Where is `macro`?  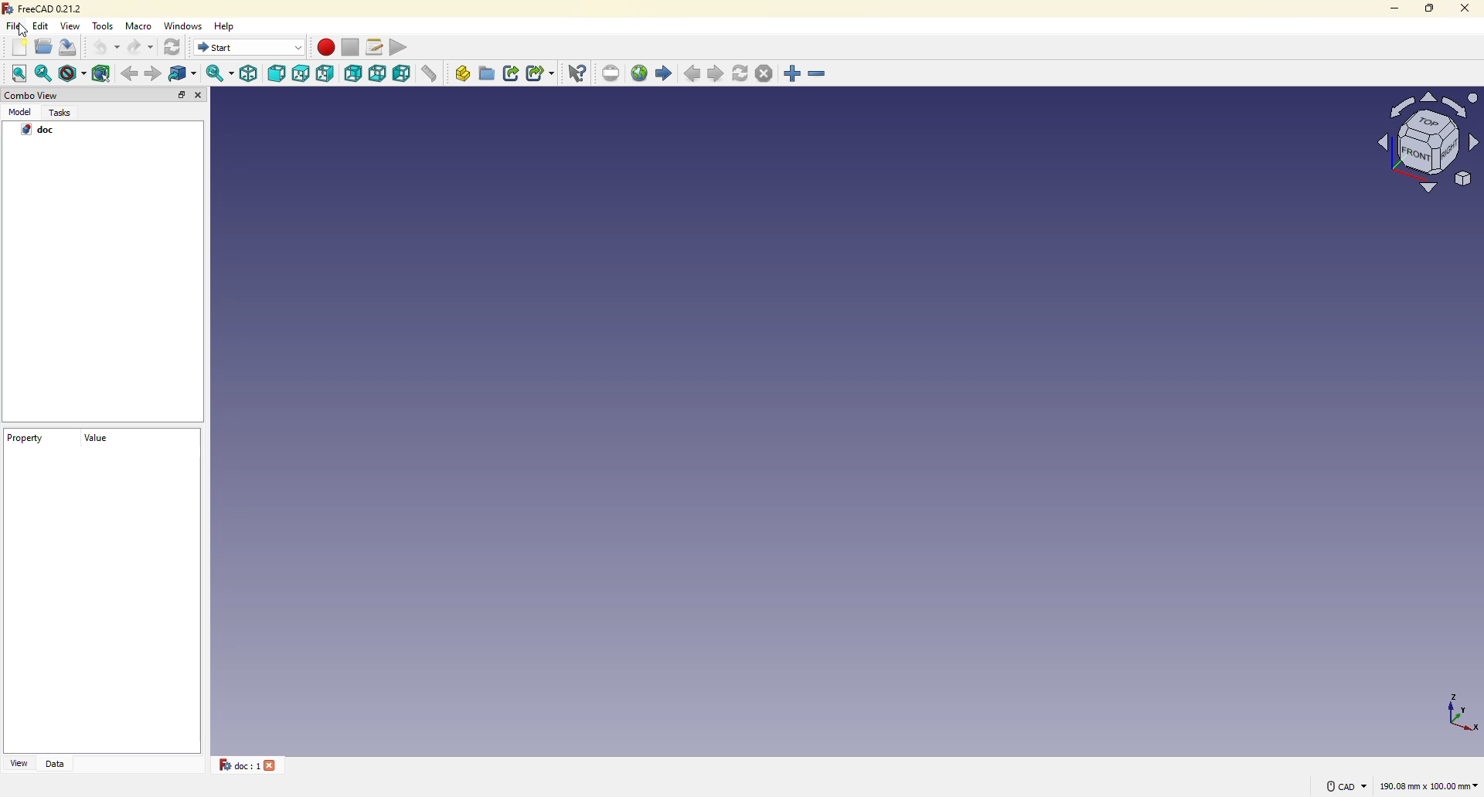 macro is located at coordinates (141, 27).